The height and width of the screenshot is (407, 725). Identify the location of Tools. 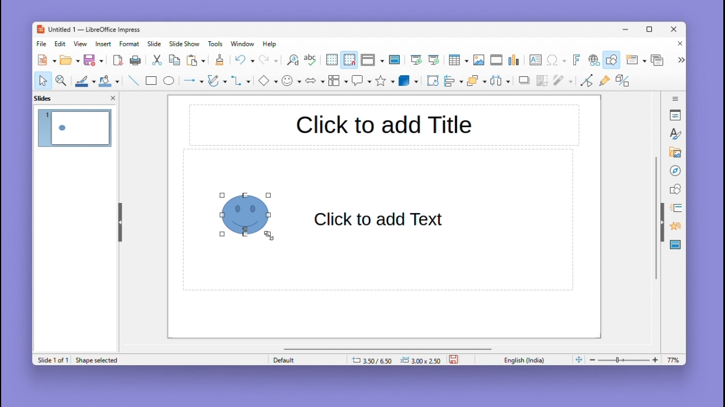
(217, 44).